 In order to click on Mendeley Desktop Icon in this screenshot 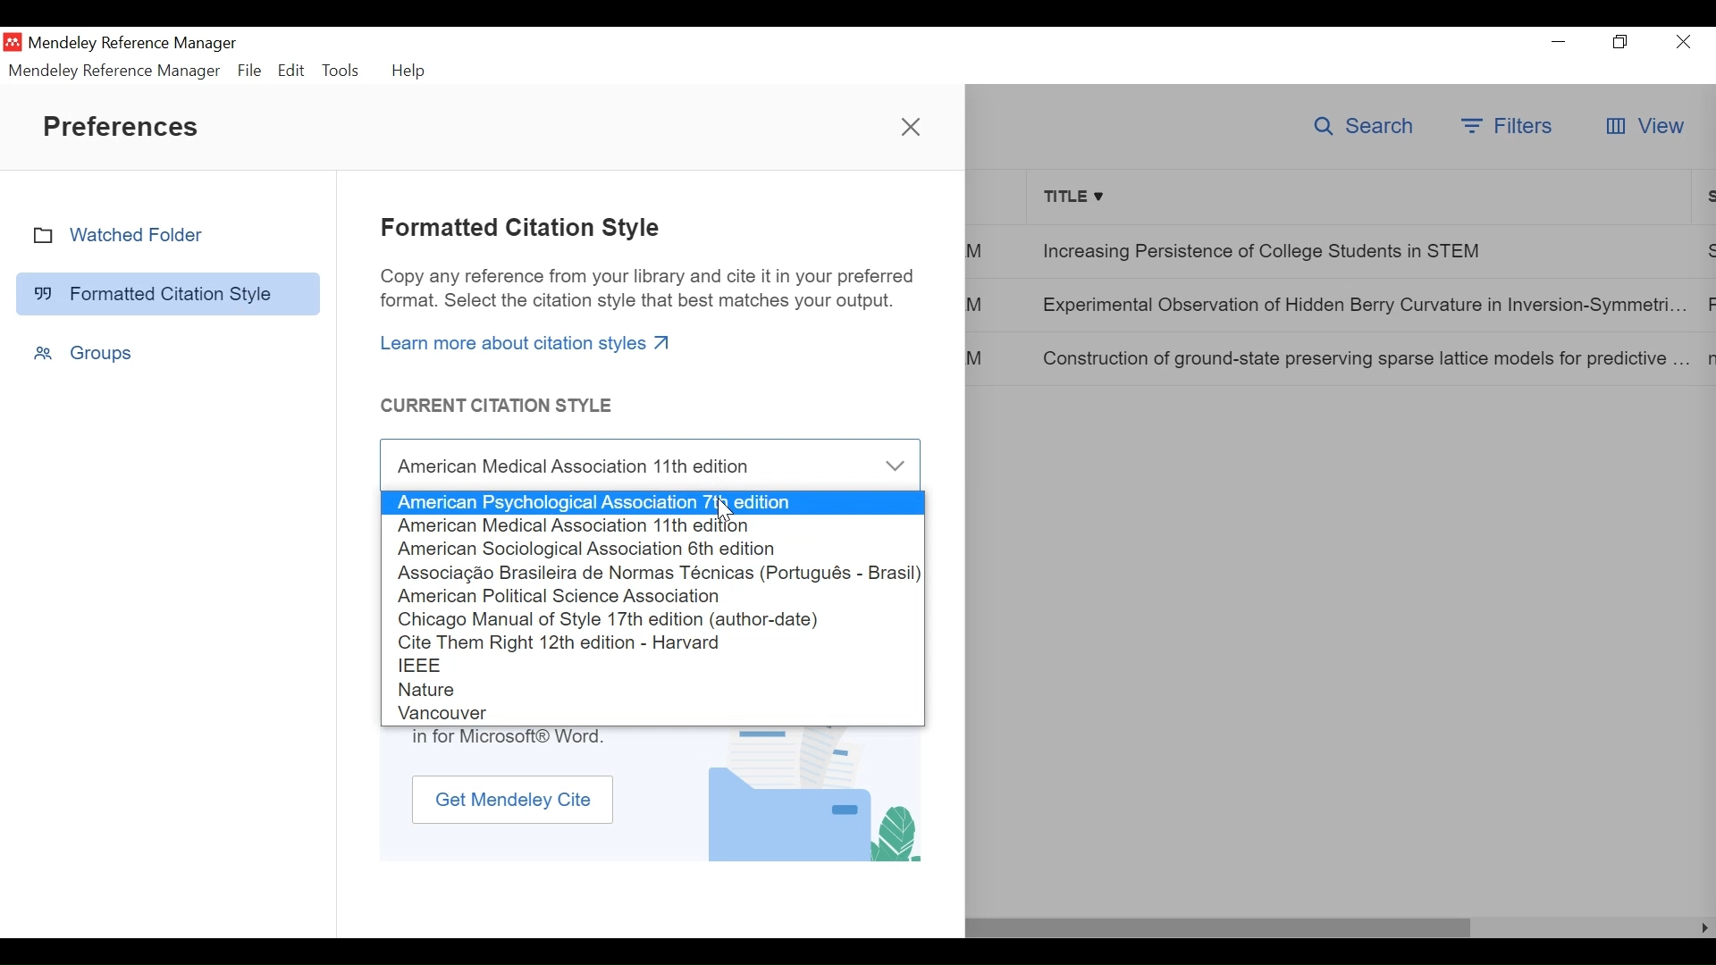, I will do `click(12, 42)`.